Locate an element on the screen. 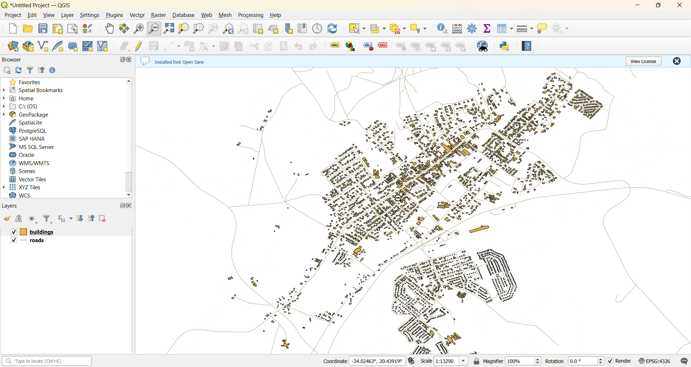  refresh is located at coordinates (333, 28).